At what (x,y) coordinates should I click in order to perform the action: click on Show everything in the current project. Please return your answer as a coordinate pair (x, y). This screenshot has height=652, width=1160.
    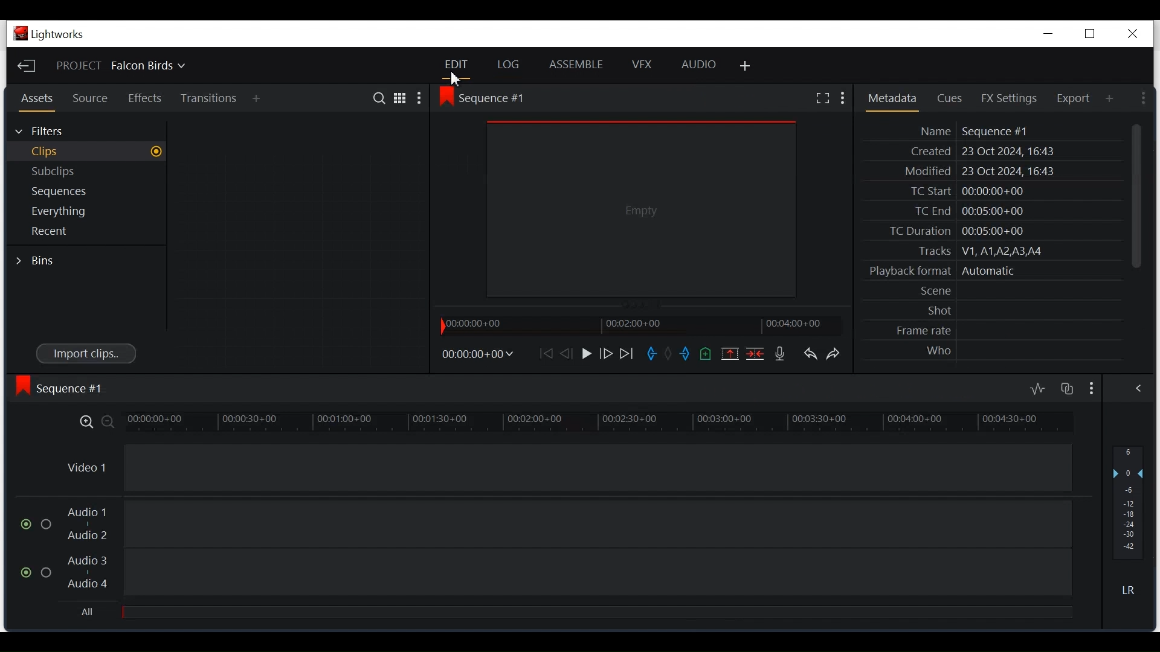
    Looking at the image, I should click on (83, 212).